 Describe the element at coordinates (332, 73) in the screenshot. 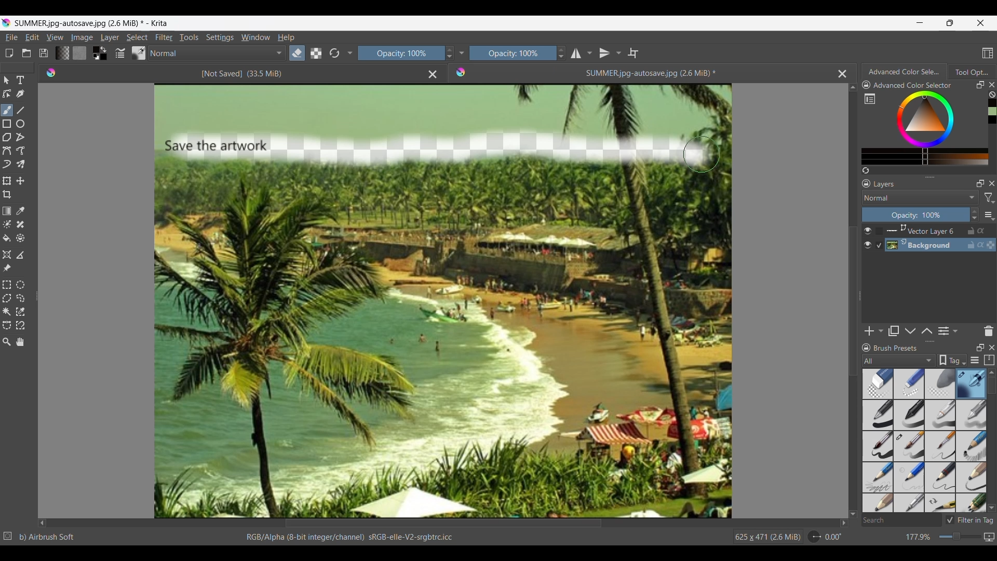

I see `Set eraser mode (E)` at that location.